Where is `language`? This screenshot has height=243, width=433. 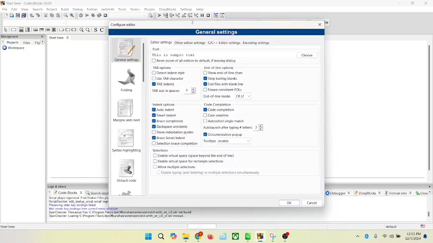
language is located at coordinates (423, 226).